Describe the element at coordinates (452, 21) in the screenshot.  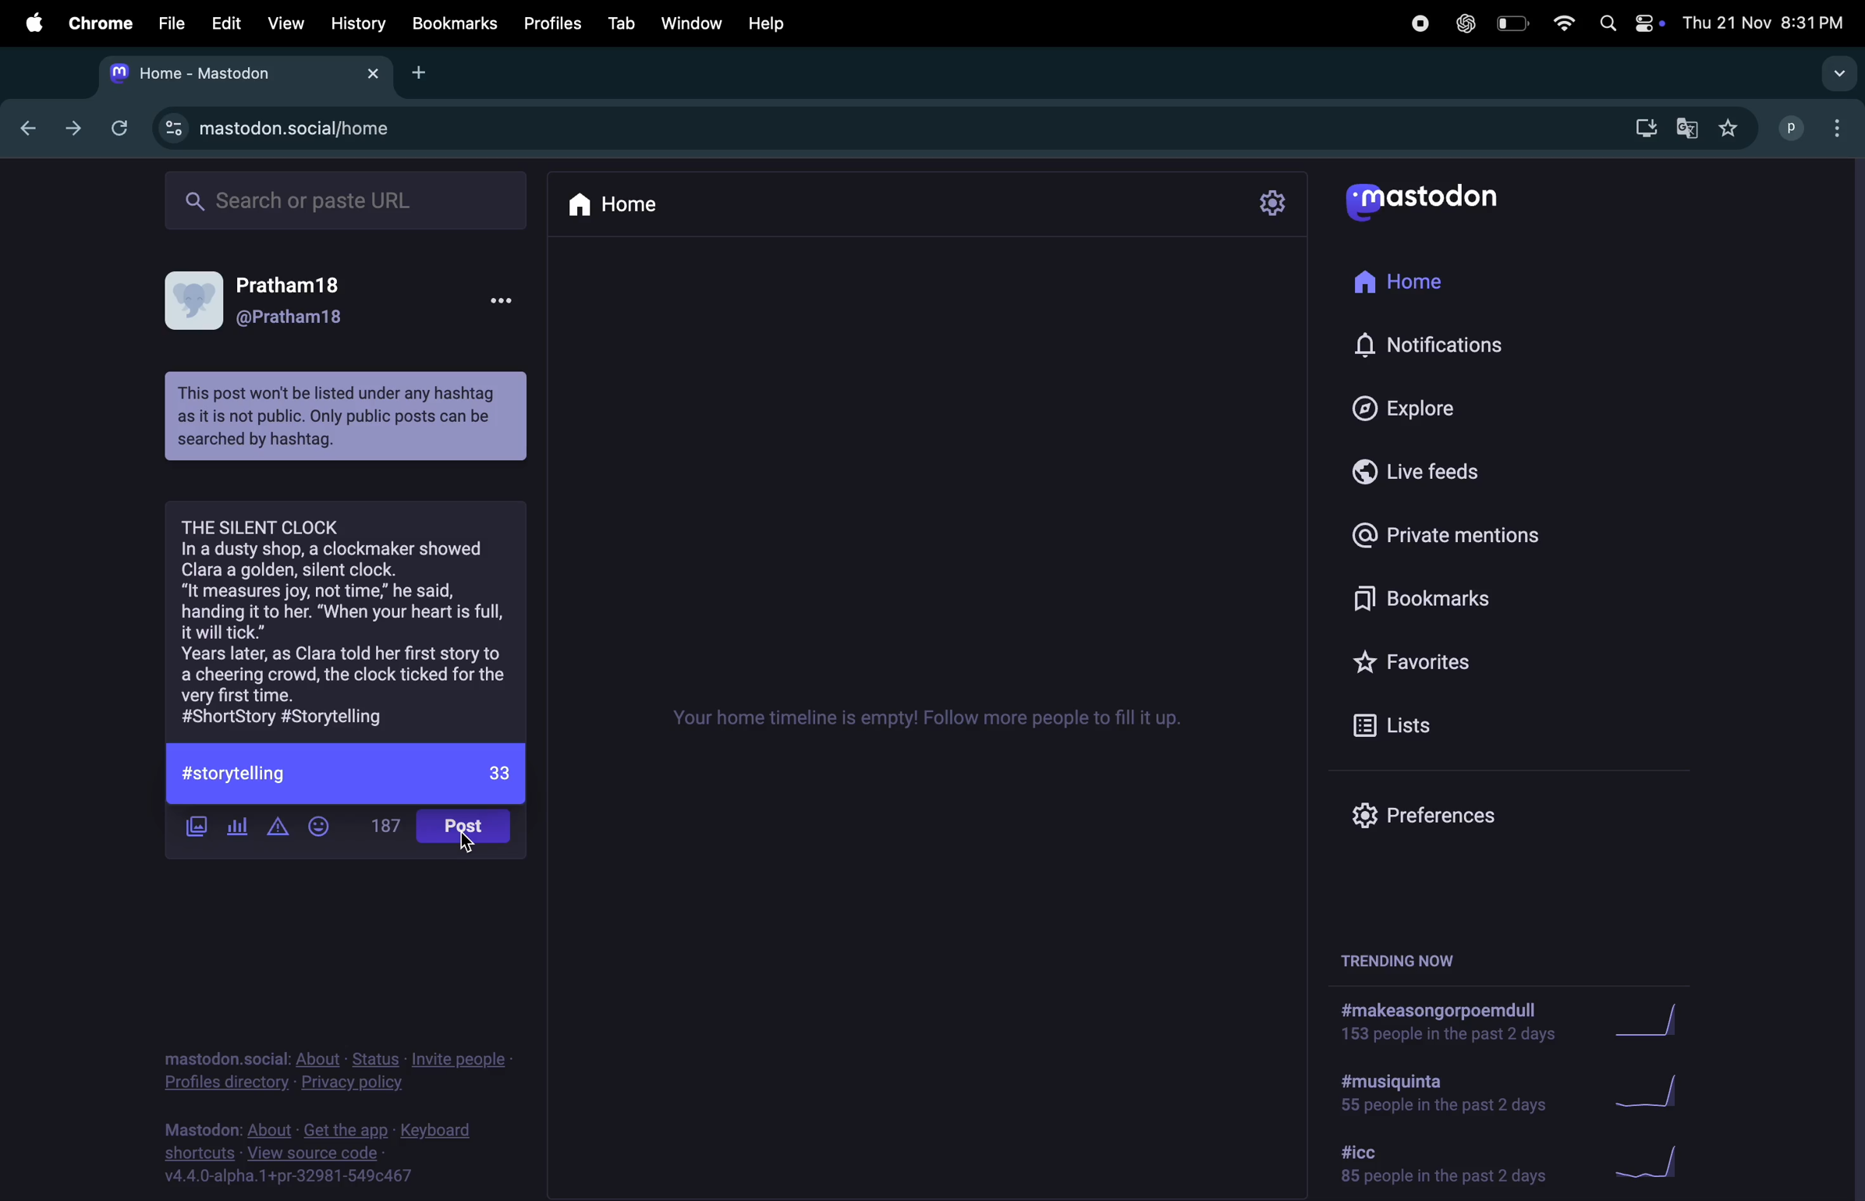
I see `book marks` at that location.